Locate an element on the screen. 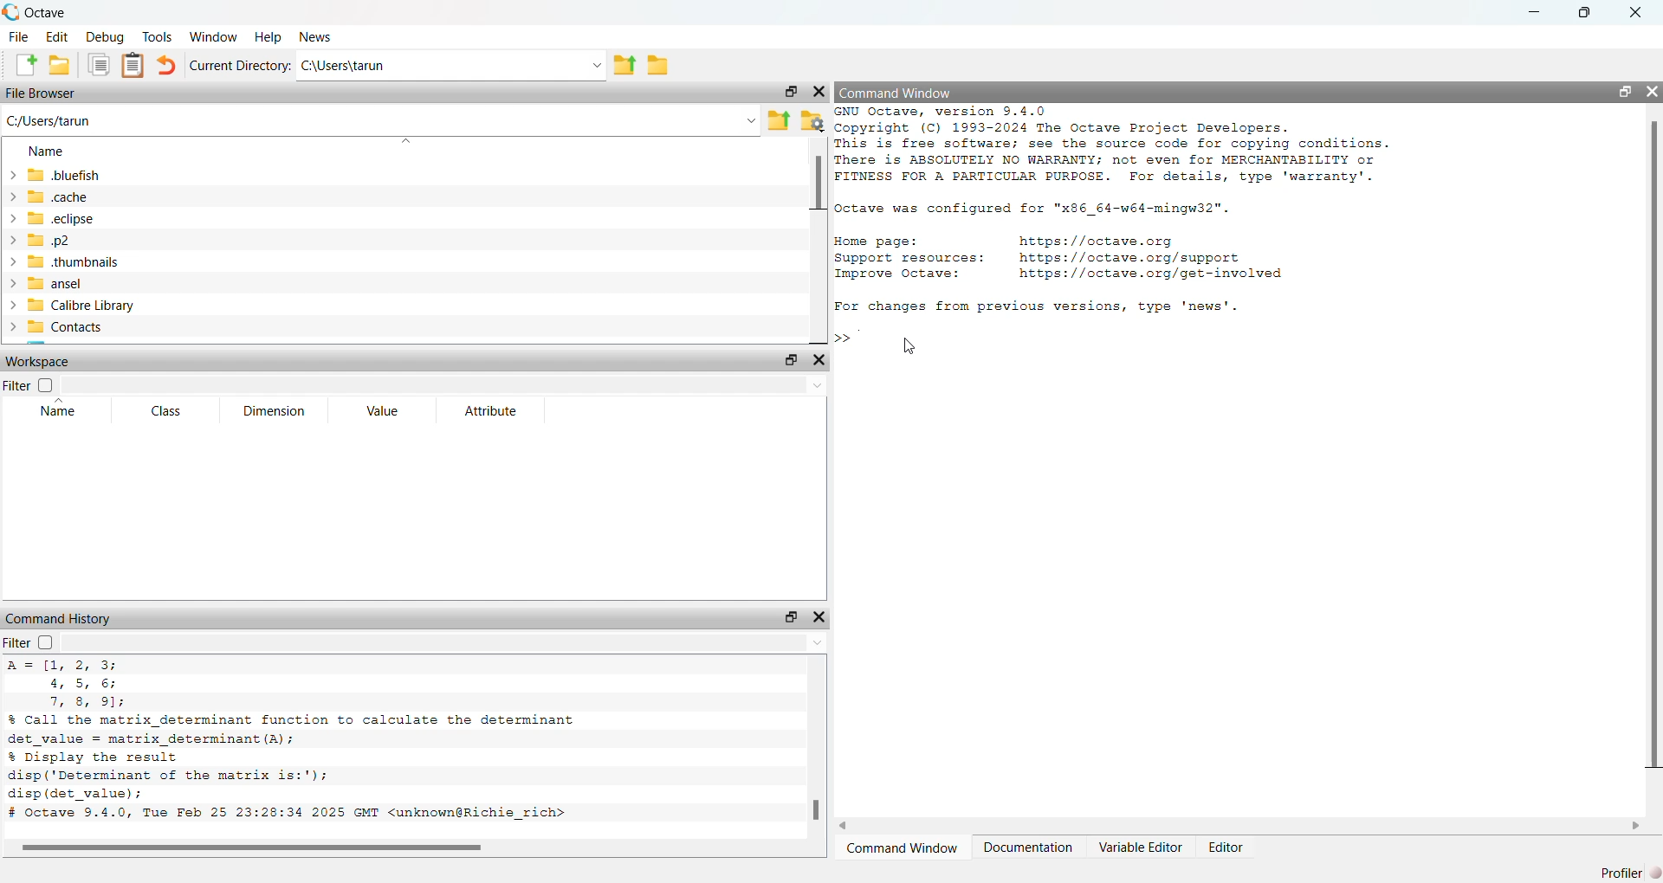  close is located at coordinates (818, 92).